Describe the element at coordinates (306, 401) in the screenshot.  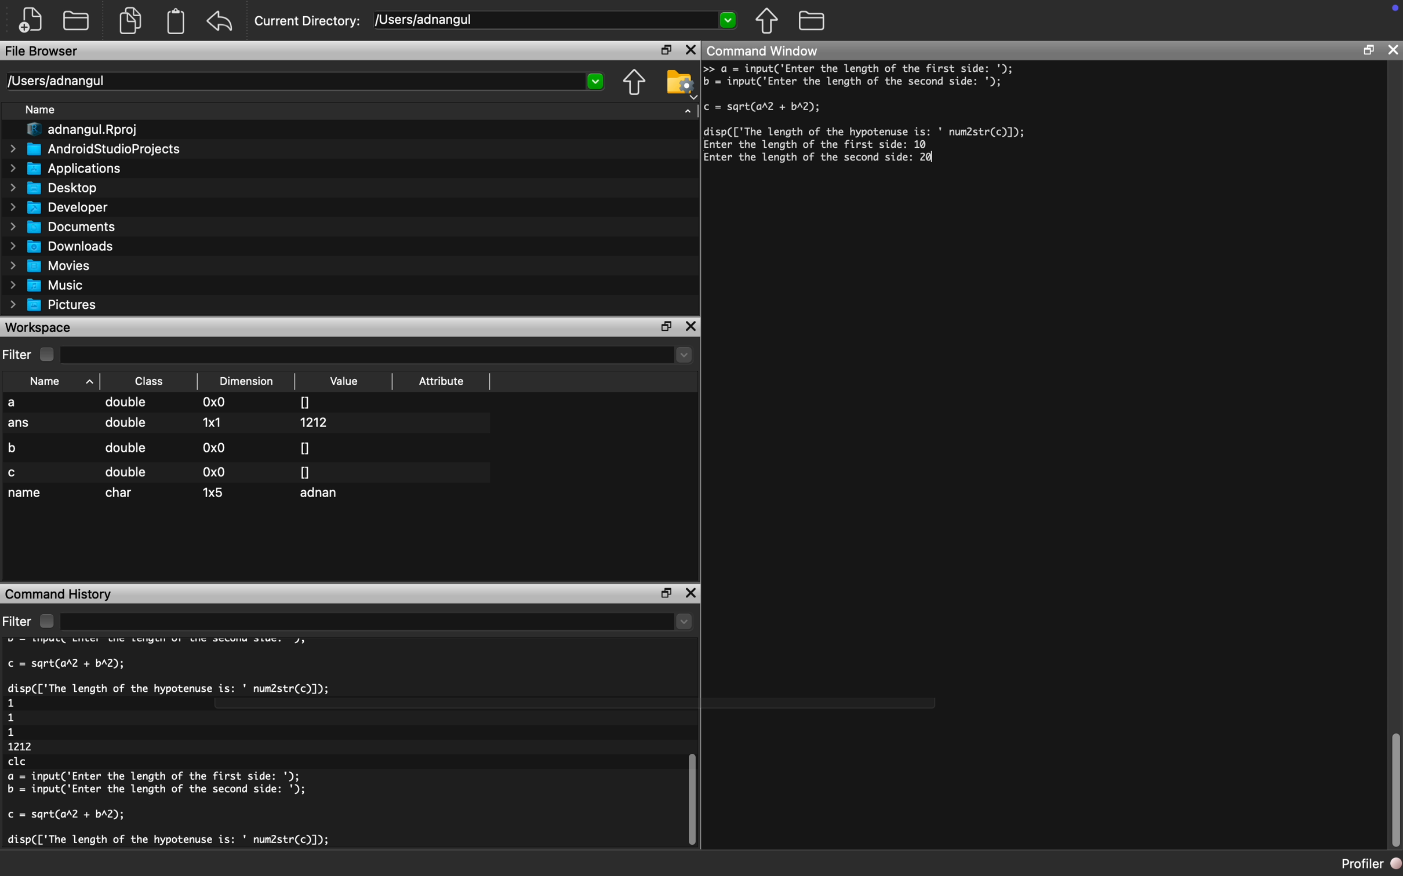
I see `0` at that location.